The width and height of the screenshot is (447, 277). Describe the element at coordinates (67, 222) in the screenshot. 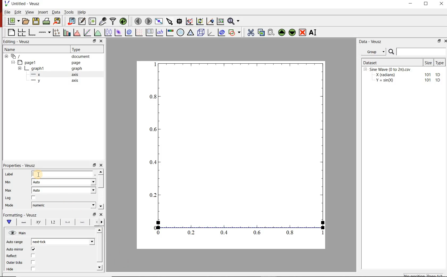

I see `options` at that location.